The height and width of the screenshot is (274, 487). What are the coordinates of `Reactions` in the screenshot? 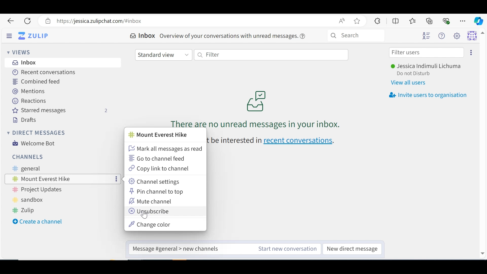 It's located at (30, 101).